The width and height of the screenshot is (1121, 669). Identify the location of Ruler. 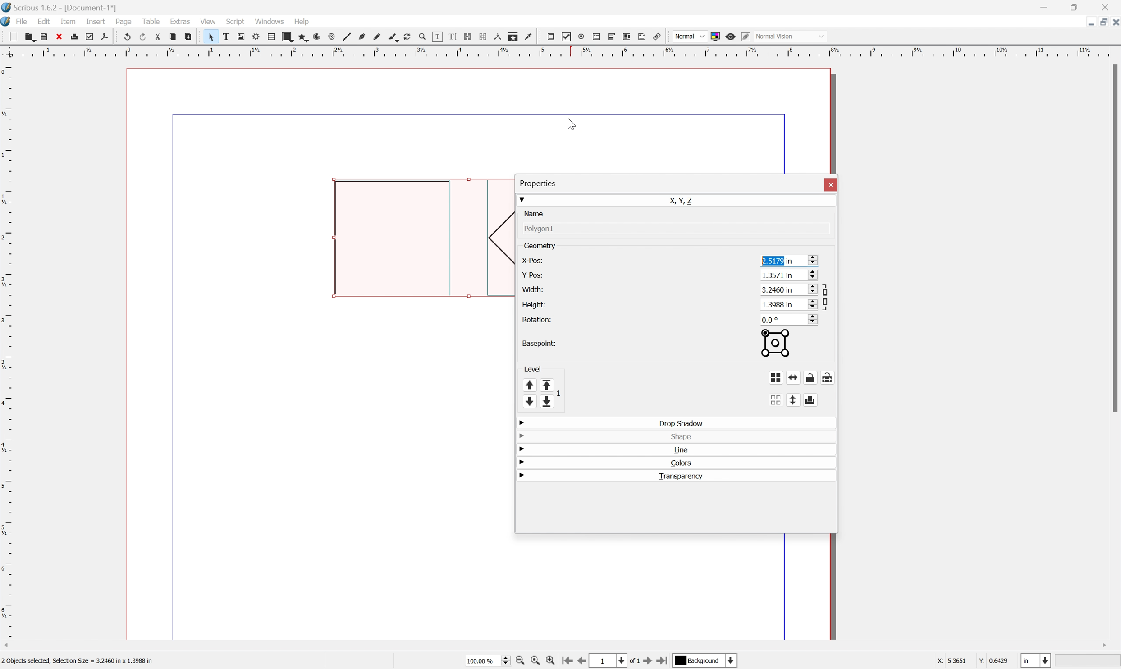
(562, 50).